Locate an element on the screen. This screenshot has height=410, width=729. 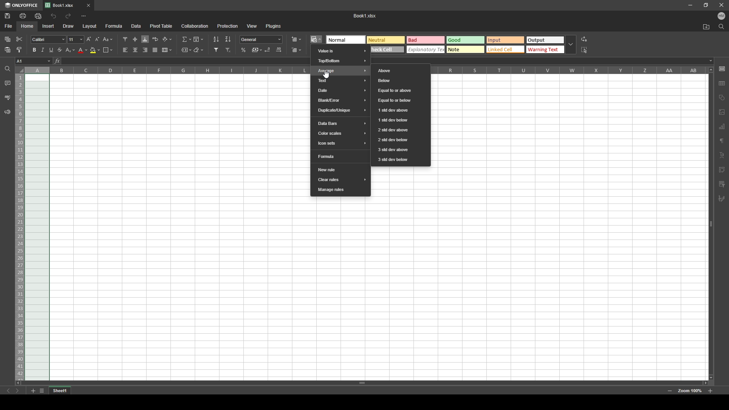
text alignment is located at coordinates (722, 155).